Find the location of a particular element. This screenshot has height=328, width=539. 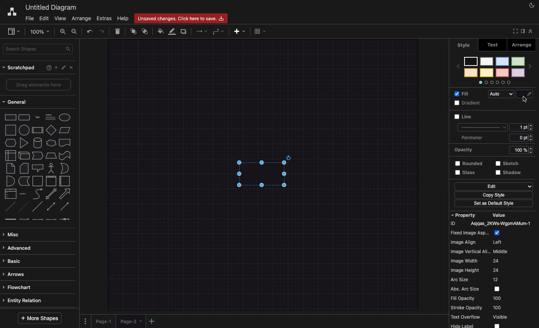

Collapse is located at coordinates (531, 31).